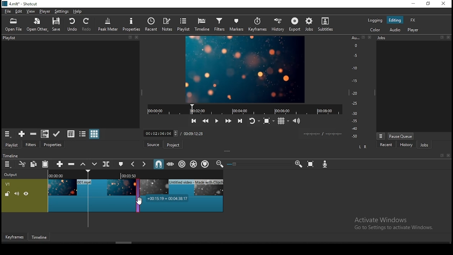 This screenshot has width=453, height=255. What do you see at coordinates (193, 120) in the screenshot?
I see `skip to the previous point` at bounding box center [193, 120].